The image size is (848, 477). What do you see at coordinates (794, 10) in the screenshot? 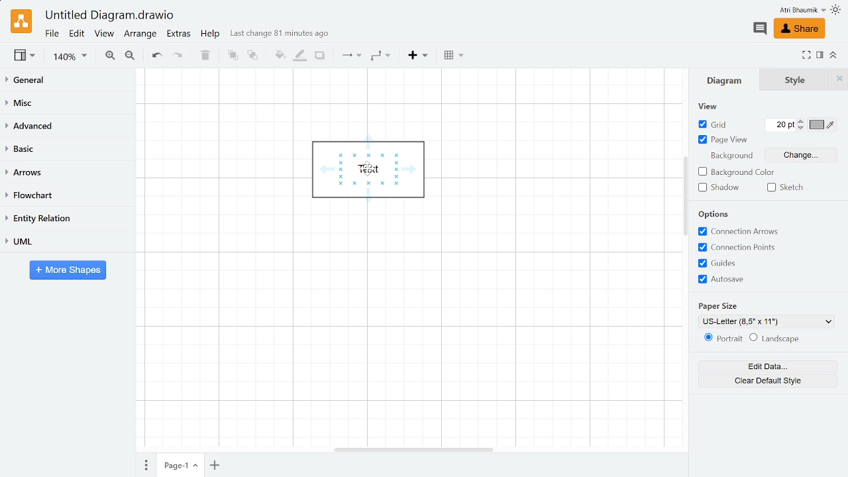
I see `Profile` at bounding box center [794, 10].